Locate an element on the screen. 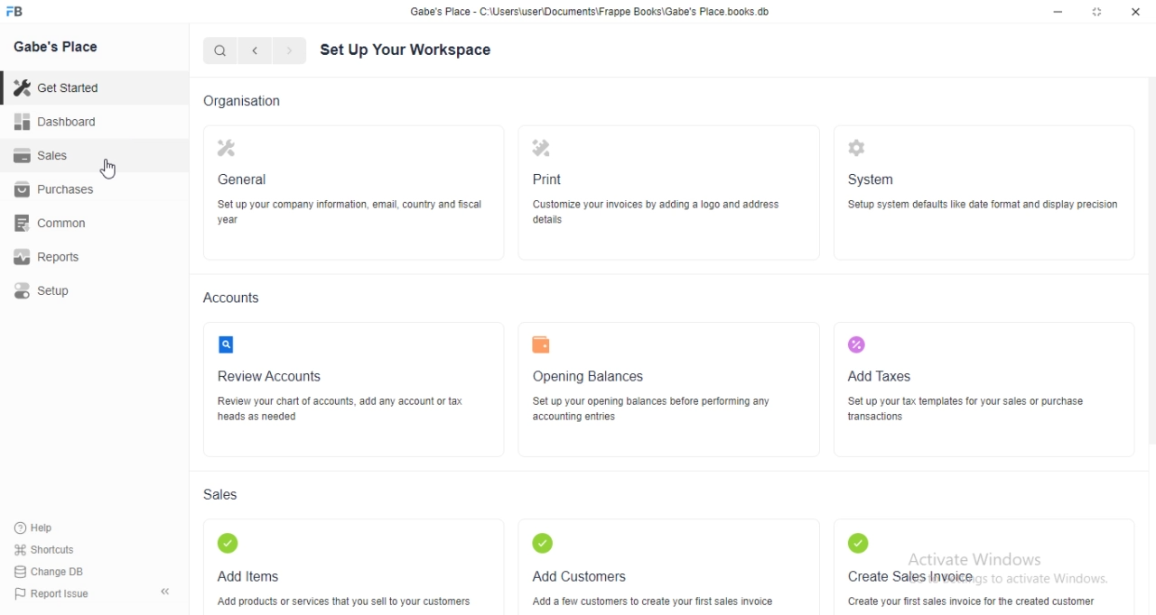  General is located at coordinates (246, 159).